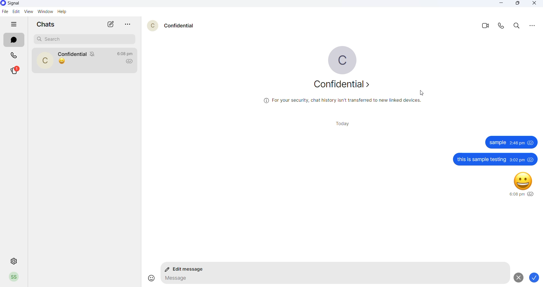 The width and height of the screenshot is (543, 287). What do you see at coordinates (524, 180) in the screenshot?
I see `smiley emoji` at bounding box center [524, 180].